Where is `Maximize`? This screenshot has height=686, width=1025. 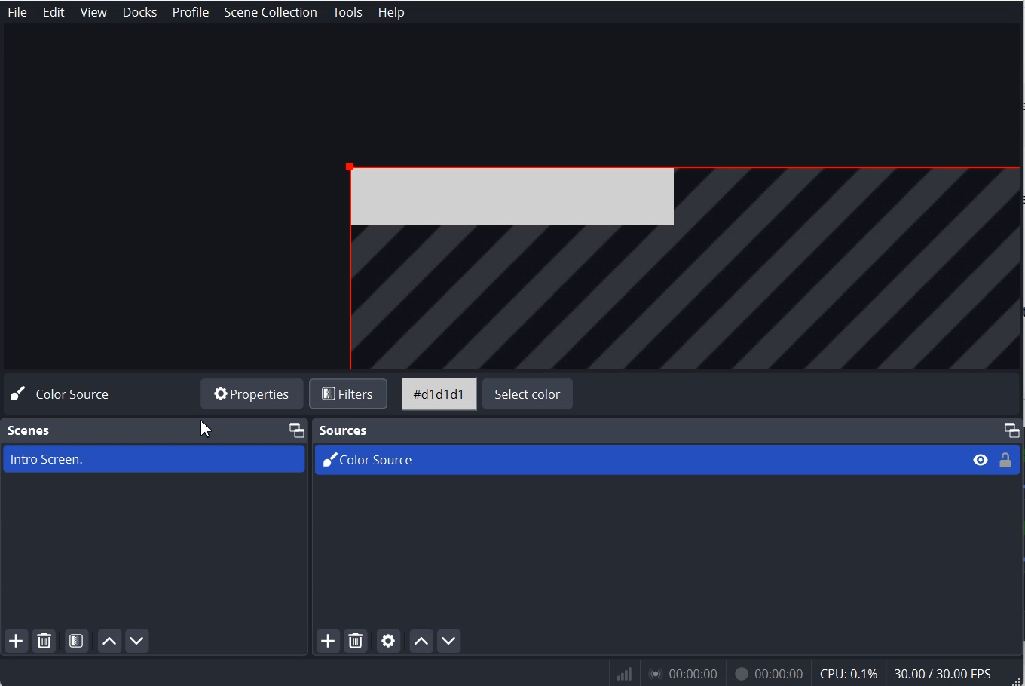
Maximize is located at coordinates (1011, 430).